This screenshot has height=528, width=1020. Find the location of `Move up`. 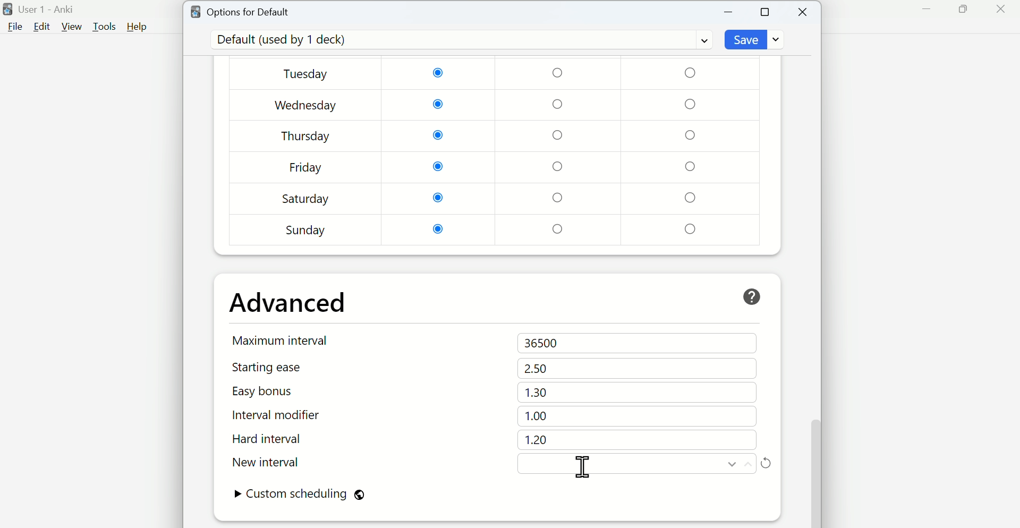

Move up is located at coordinates (748, 464).